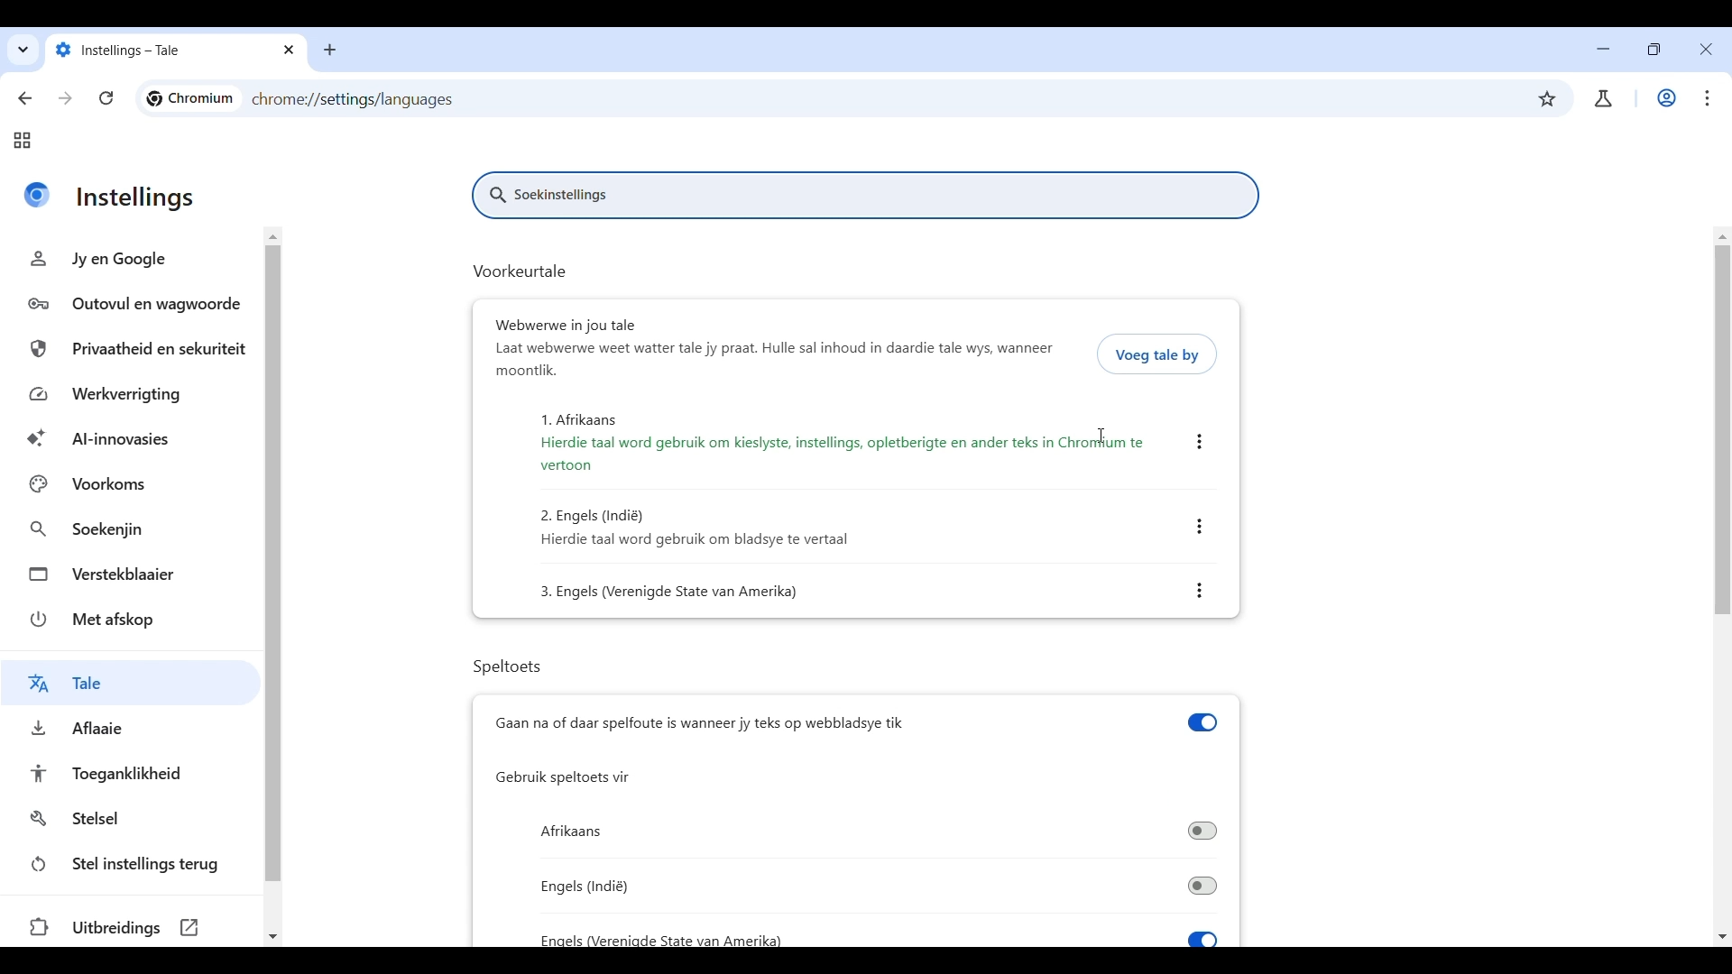 This screenshot has height=974, width=1732. Describe the element at coordinates (524, 271) in the screenshot. I see `Voorkeurtale` at that location.